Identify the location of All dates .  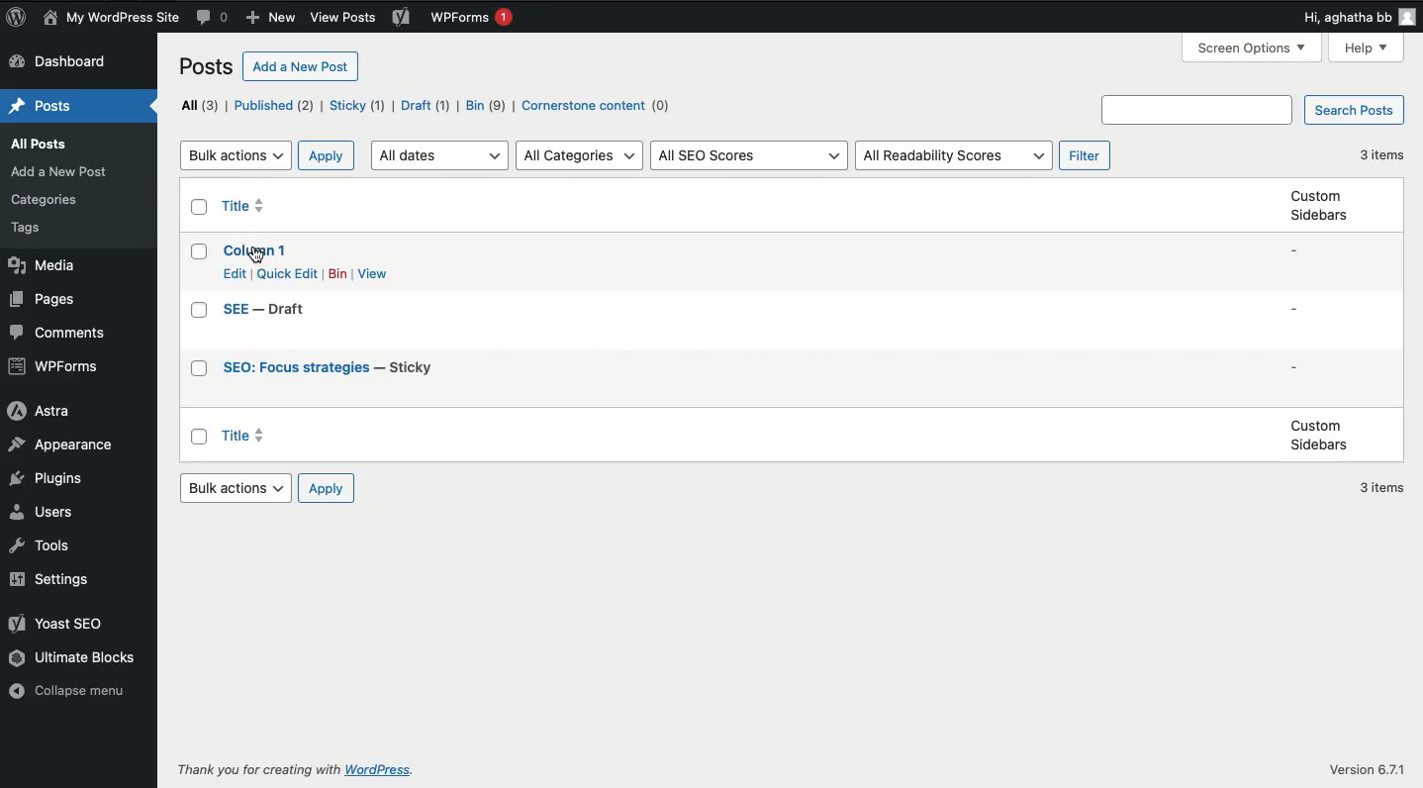
(435, 155).